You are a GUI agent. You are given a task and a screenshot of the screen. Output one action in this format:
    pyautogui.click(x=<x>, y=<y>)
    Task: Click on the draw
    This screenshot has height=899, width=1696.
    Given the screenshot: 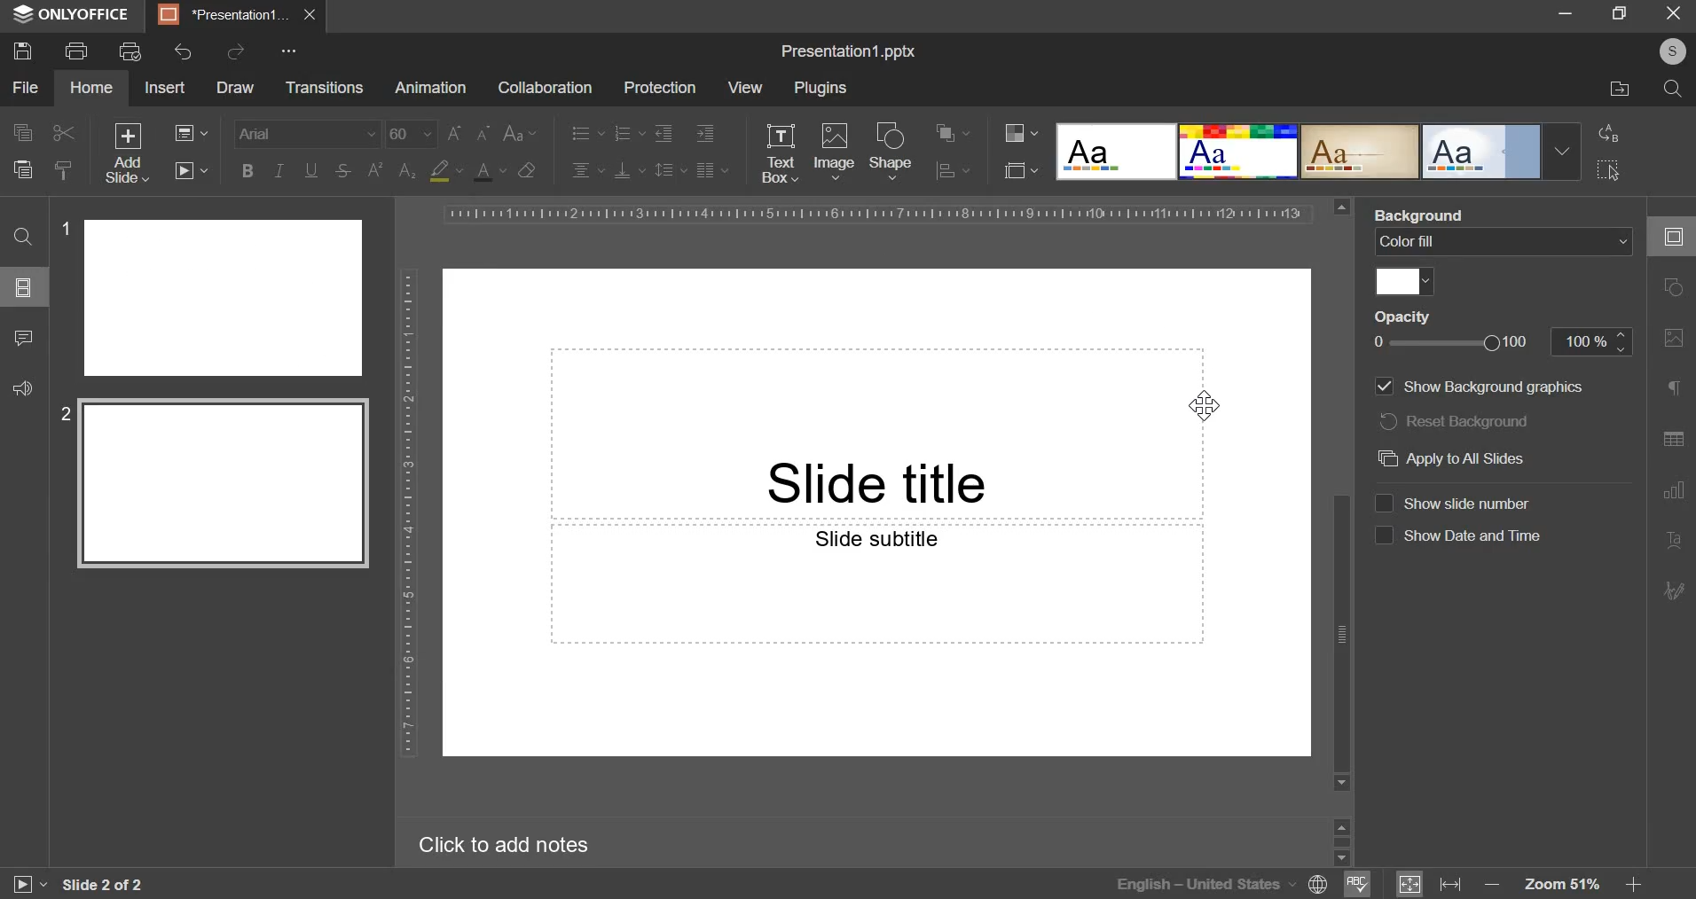 What is the action you would take?
    pyautogui.click(x=234, y=88)
    